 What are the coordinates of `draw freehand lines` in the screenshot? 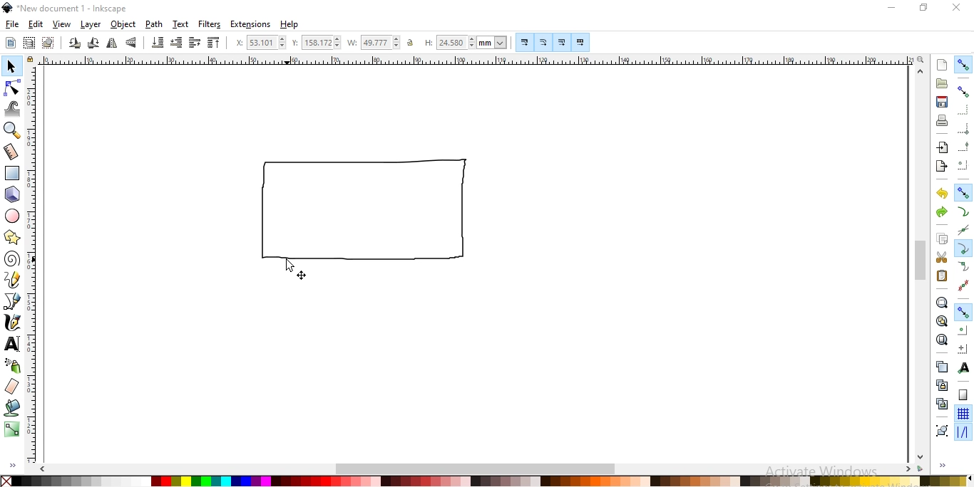 It's located at (14, 280).